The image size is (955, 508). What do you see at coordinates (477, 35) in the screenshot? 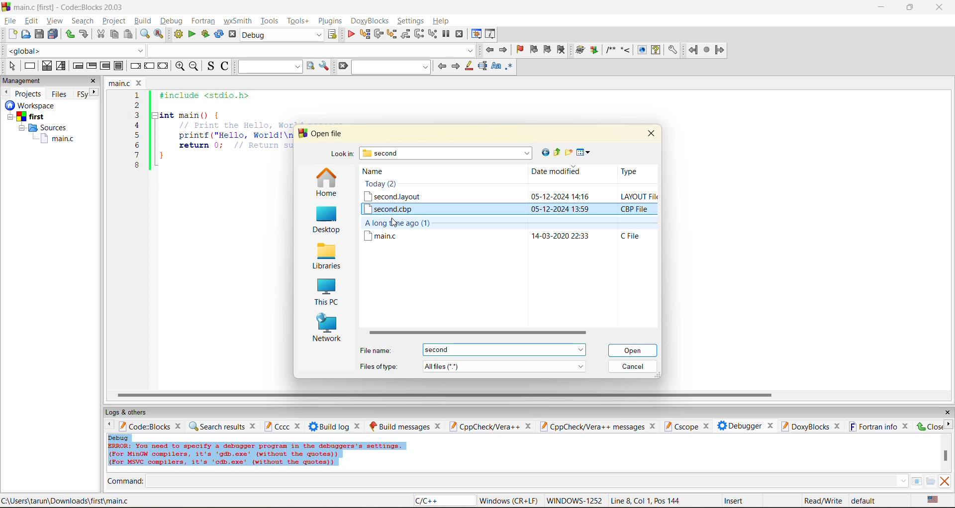
I see `debugging windows` at bounding box center [477, 35].